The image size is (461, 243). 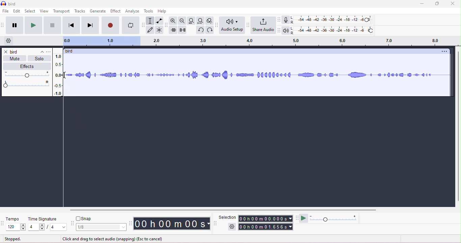 What do you see at coordinates (3, 24) in the screenshot?
I see `transport tool bar` at bounding box center [3, 24].